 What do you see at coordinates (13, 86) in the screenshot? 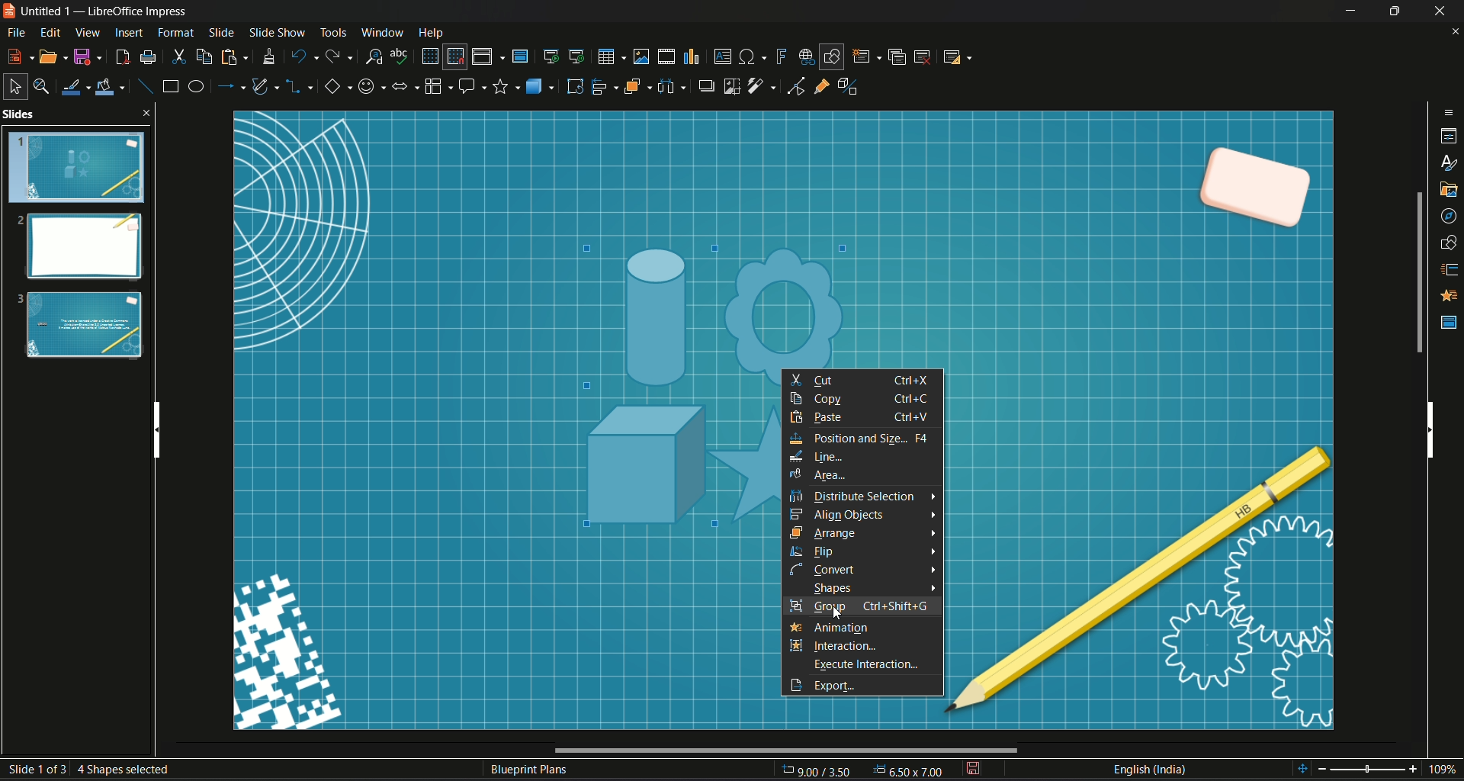
I see `select` at bounding box center [13, 86].